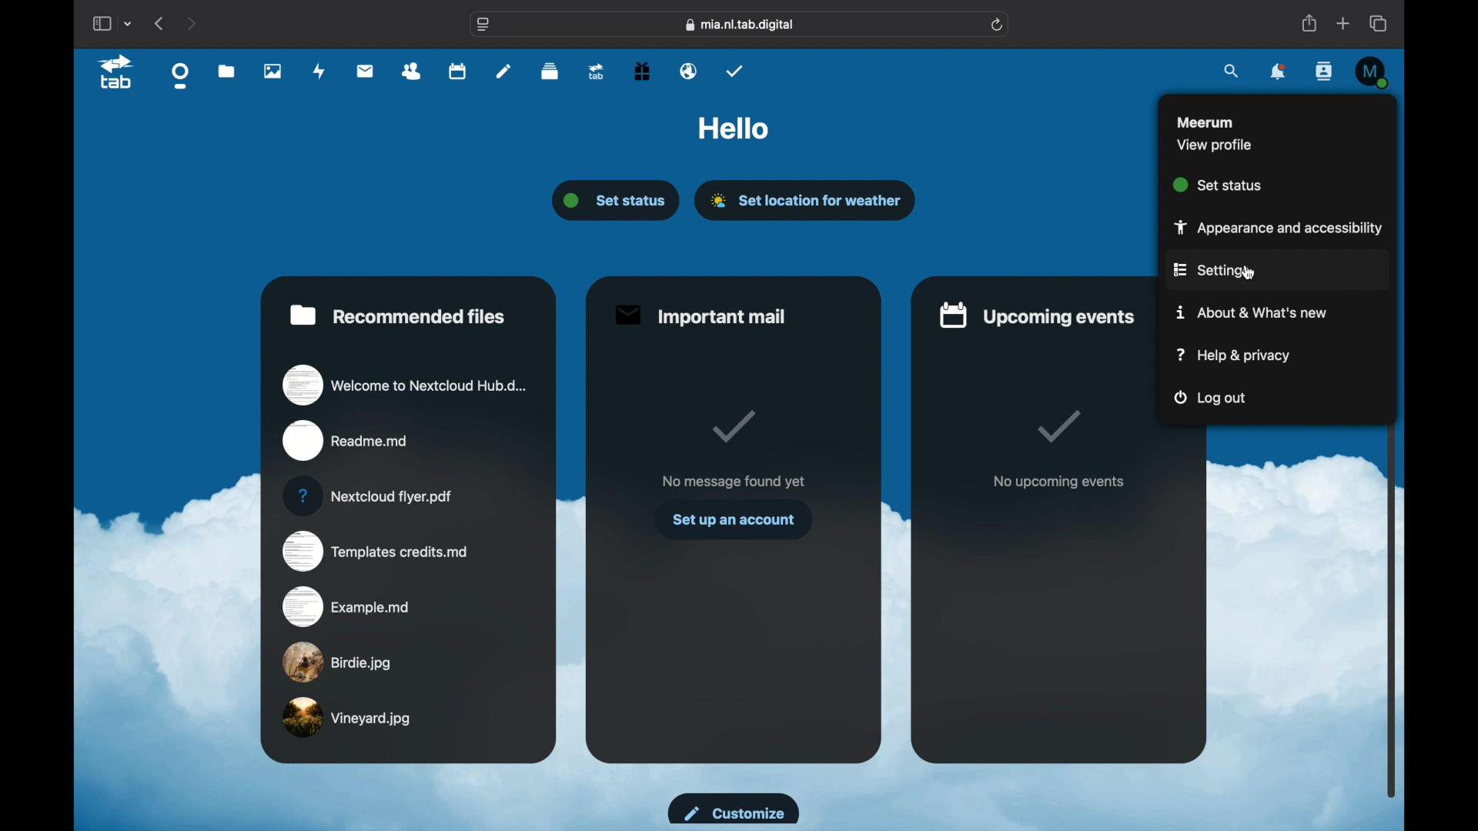 This screenshot has height=831, width=1478. I want to click on search, so click(1232, 70).